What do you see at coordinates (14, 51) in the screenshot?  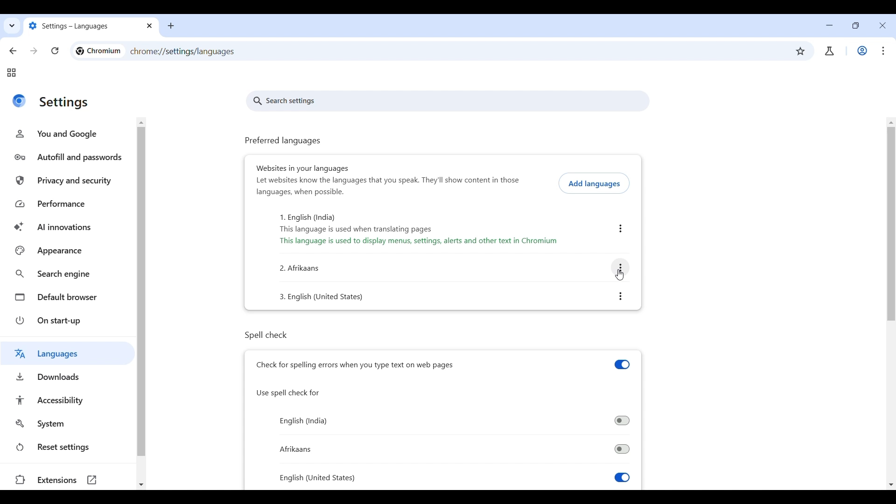 I see `Go back` at bounding box center [14, 51].